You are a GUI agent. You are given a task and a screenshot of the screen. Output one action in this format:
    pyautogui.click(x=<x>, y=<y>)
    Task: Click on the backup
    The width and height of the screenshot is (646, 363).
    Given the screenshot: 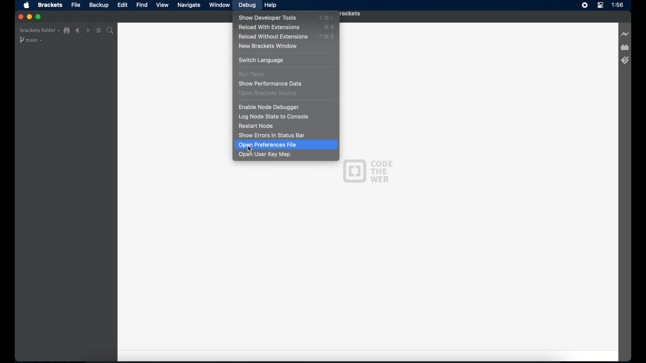 What is the action you would take?
    pyautogui.click(x=99, y=5)
    